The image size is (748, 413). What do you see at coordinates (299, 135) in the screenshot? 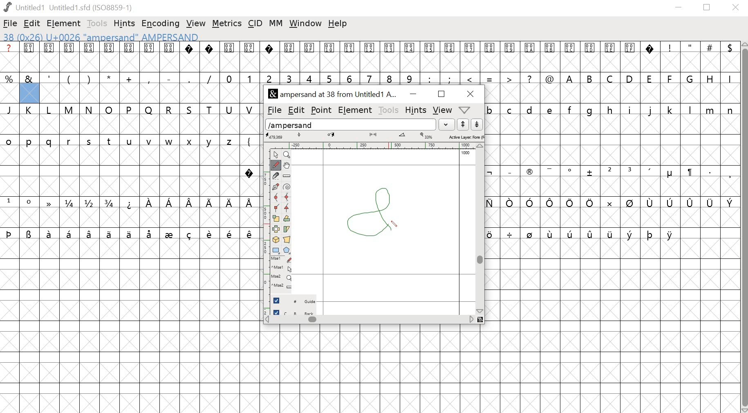
I see `curve point coordinate` at bounding box center [299, 135].